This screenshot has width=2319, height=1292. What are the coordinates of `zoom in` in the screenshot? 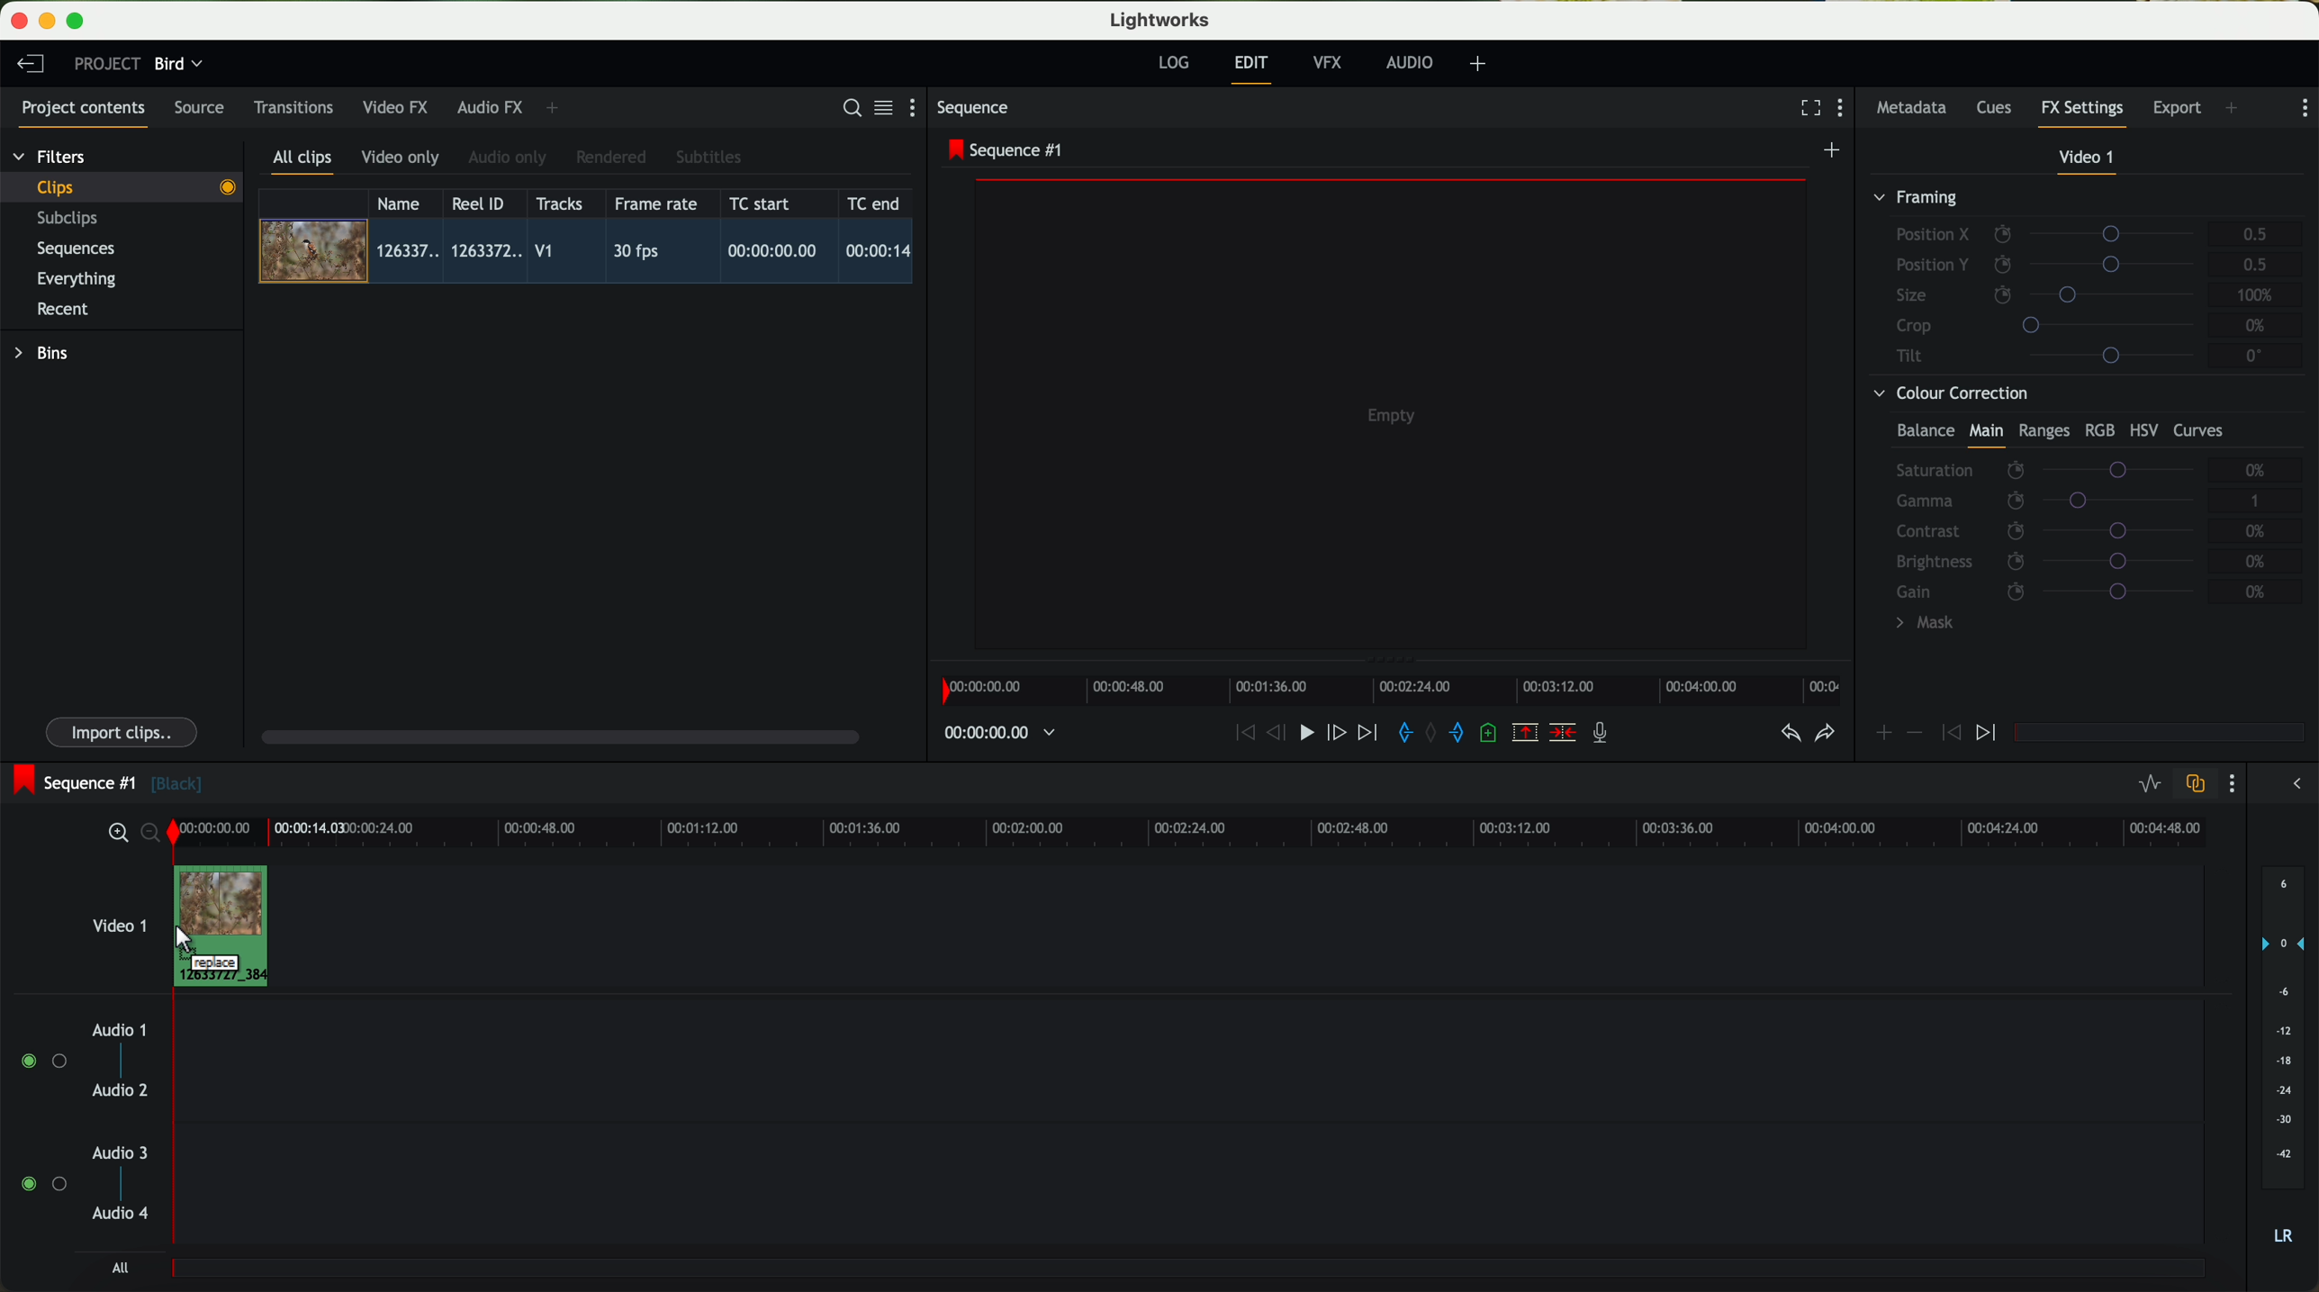 It's located at (115, 834).